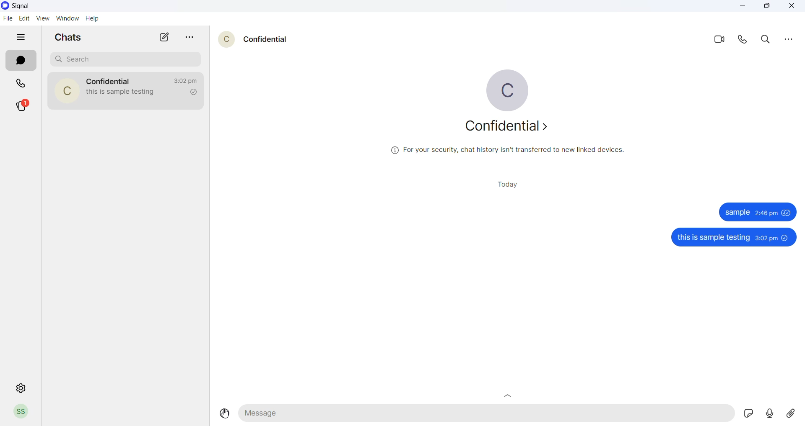 The image size is (805, 426). Describe the element at coordinates (226, 416) in the screenshot. I see `cursor` at that location.